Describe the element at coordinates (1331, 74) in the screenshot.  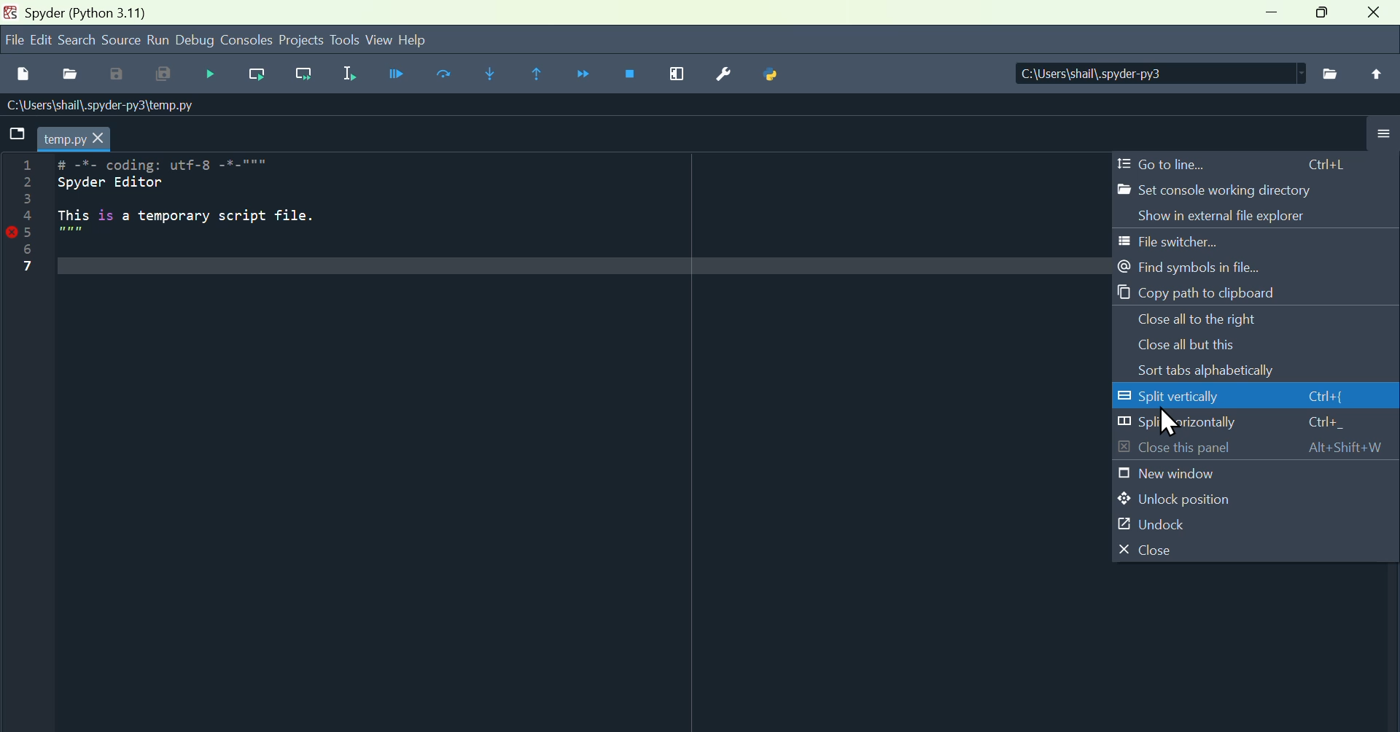
I see `File` at that location.